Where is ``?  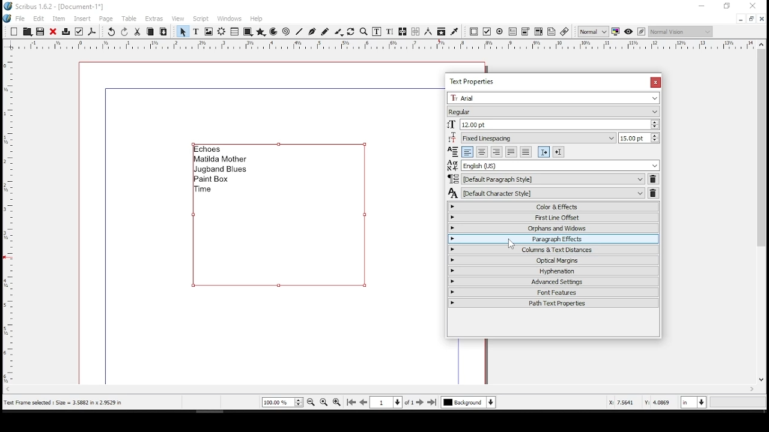
 is located at coordinates (27, 31).